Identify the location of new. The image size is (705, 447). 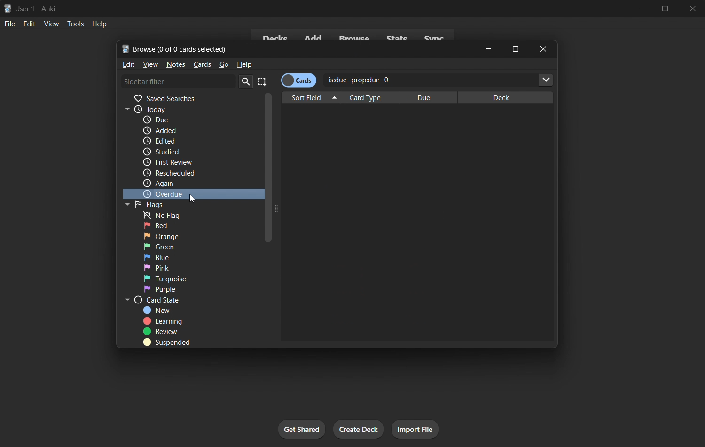
(163, 311).